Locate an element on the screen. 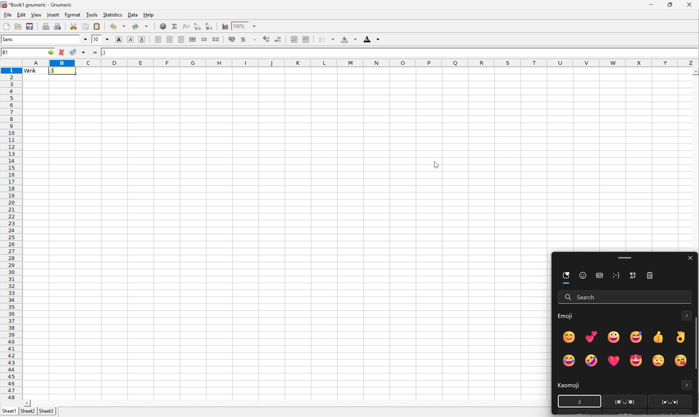 The image size is (699, 417). new is located at coordinates (6, 26).